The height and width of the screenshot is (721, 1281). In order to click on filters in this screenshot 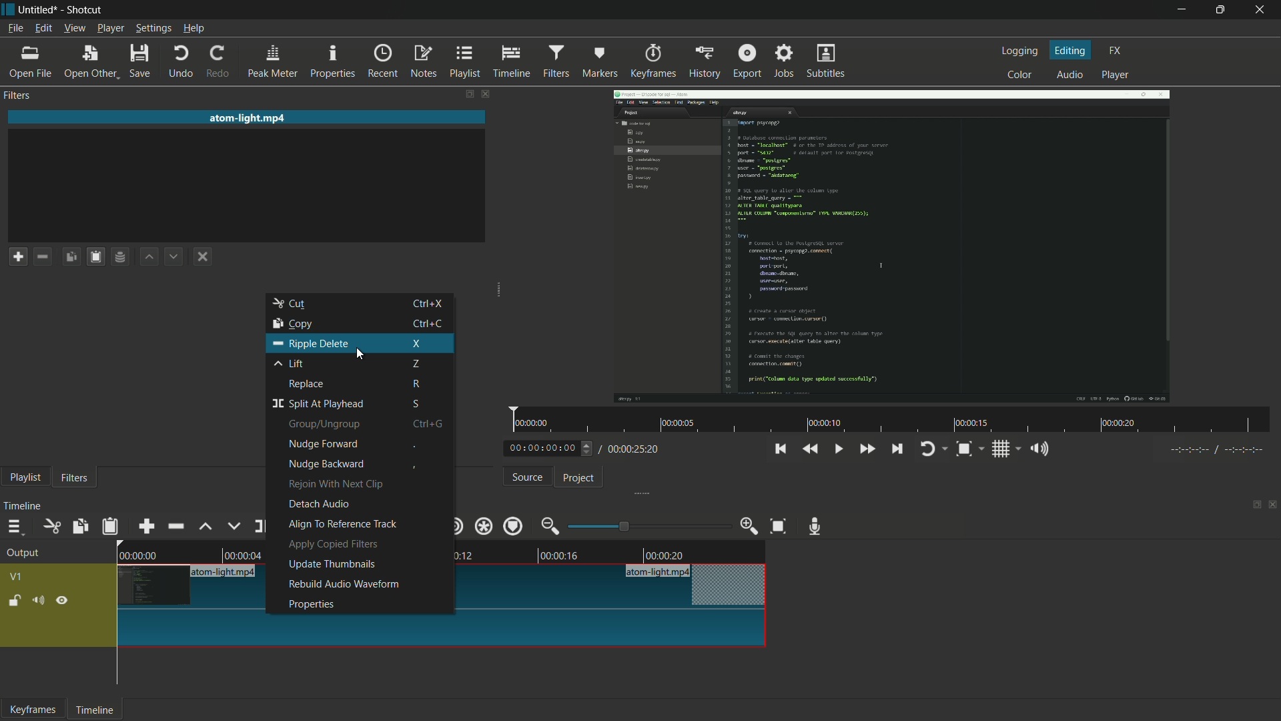, I will do `click(557, 61)`.